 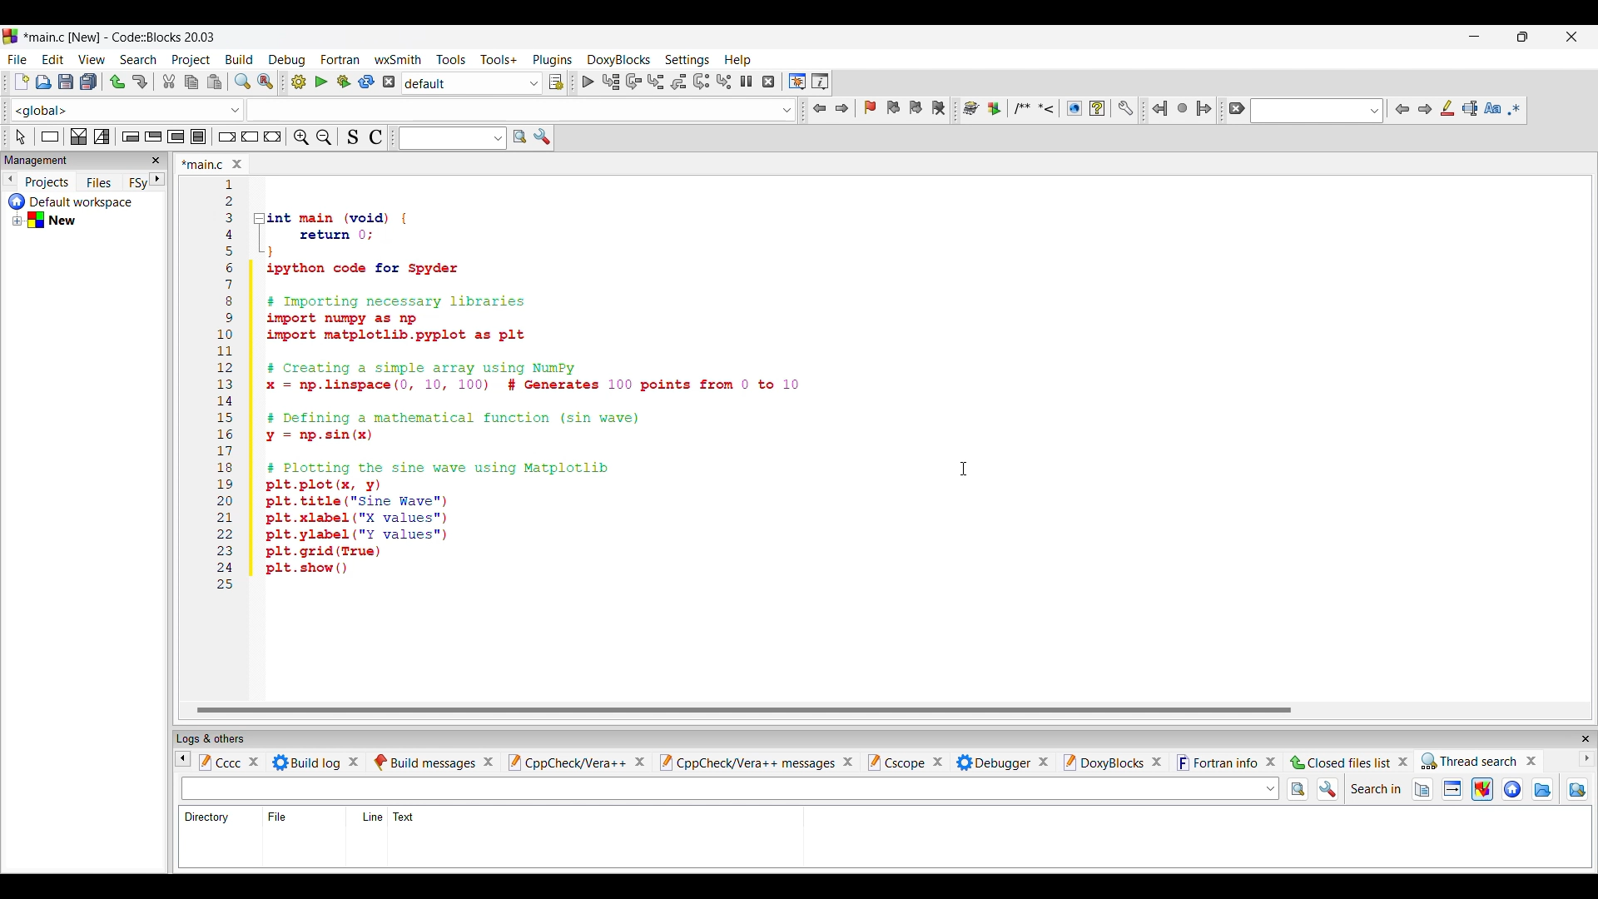 What do you see at coordinates (277, 137) in the screenshot?
I see `Return instruction` at bounding box center [277, 137].